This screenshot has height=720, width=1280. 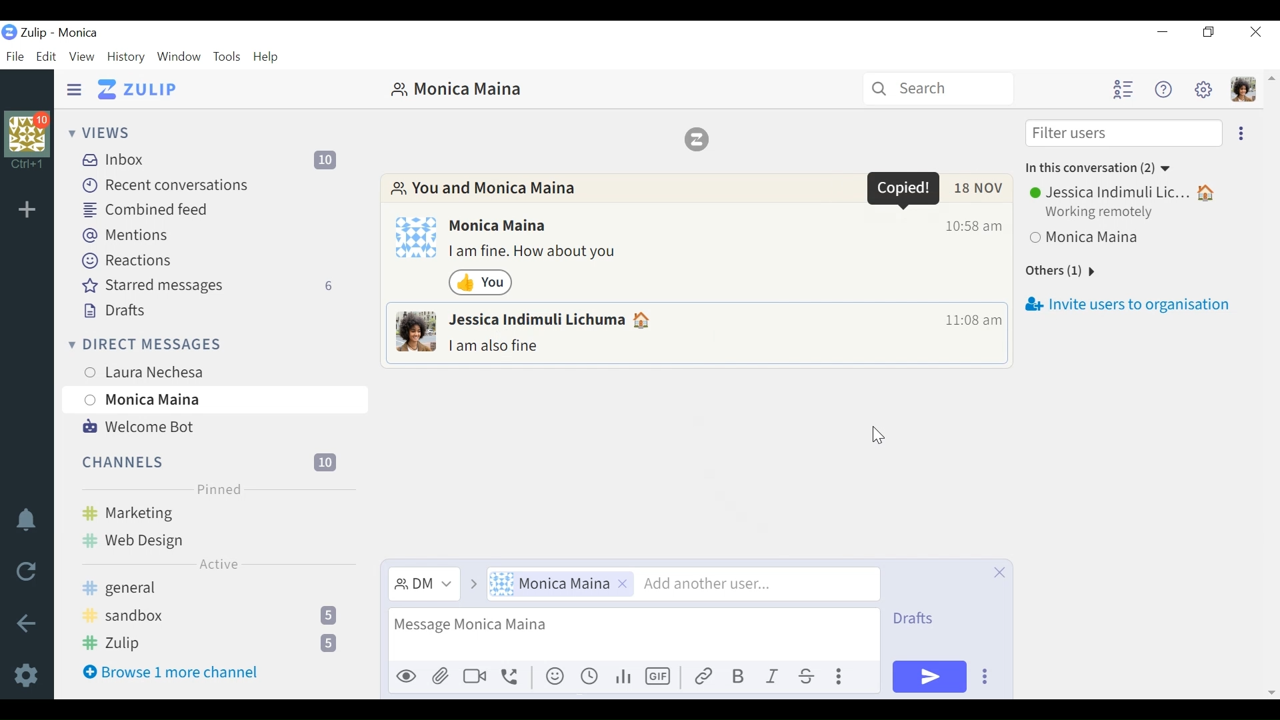 I want to click on Zulip - Monica, so click(x=59, y=33).